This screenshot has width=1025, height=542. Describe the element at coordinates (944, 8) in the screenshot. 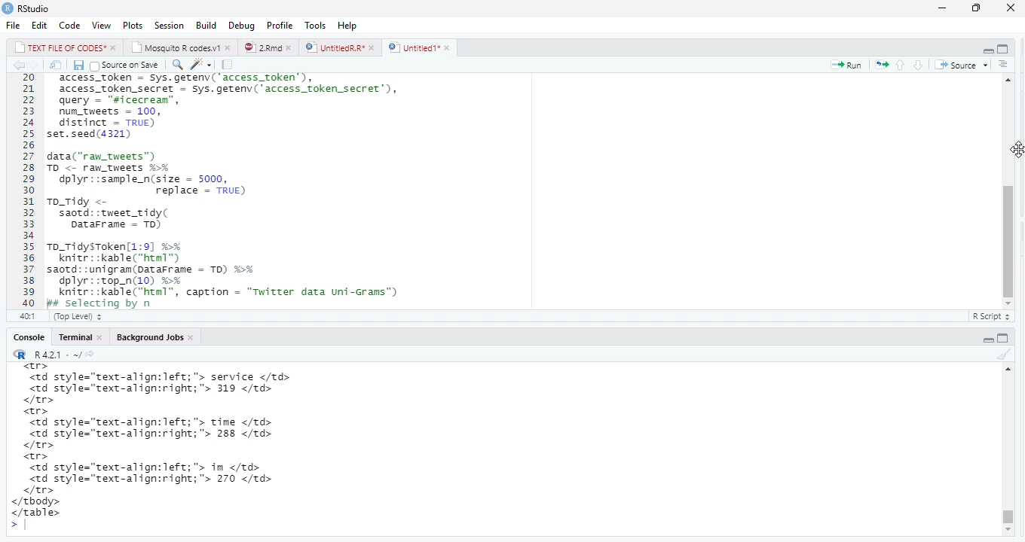

I see `minimize` at that location.